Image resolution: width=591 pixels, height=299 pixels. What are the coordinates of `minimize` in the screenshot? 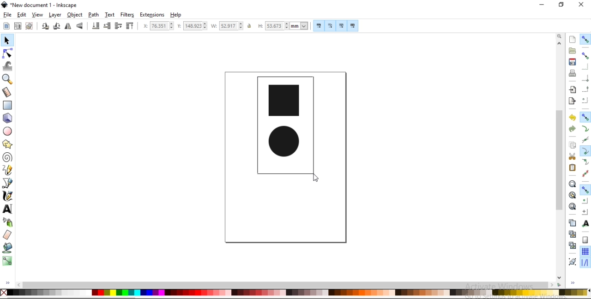 It's located at (541, 4).